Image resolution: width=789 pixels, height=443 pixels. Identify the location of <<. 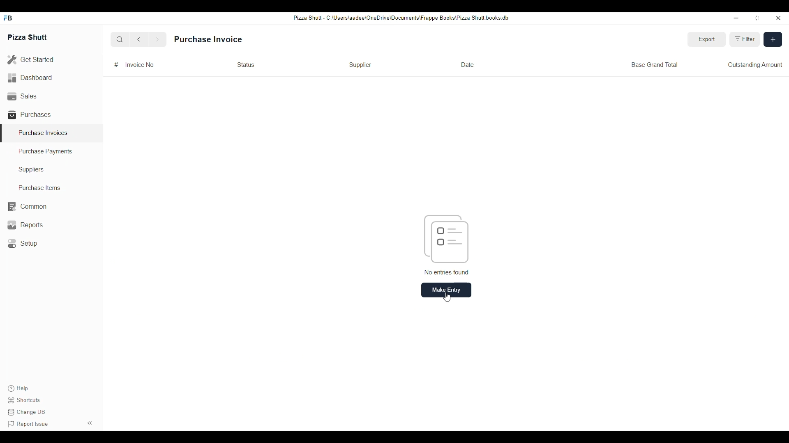
(90, 422).